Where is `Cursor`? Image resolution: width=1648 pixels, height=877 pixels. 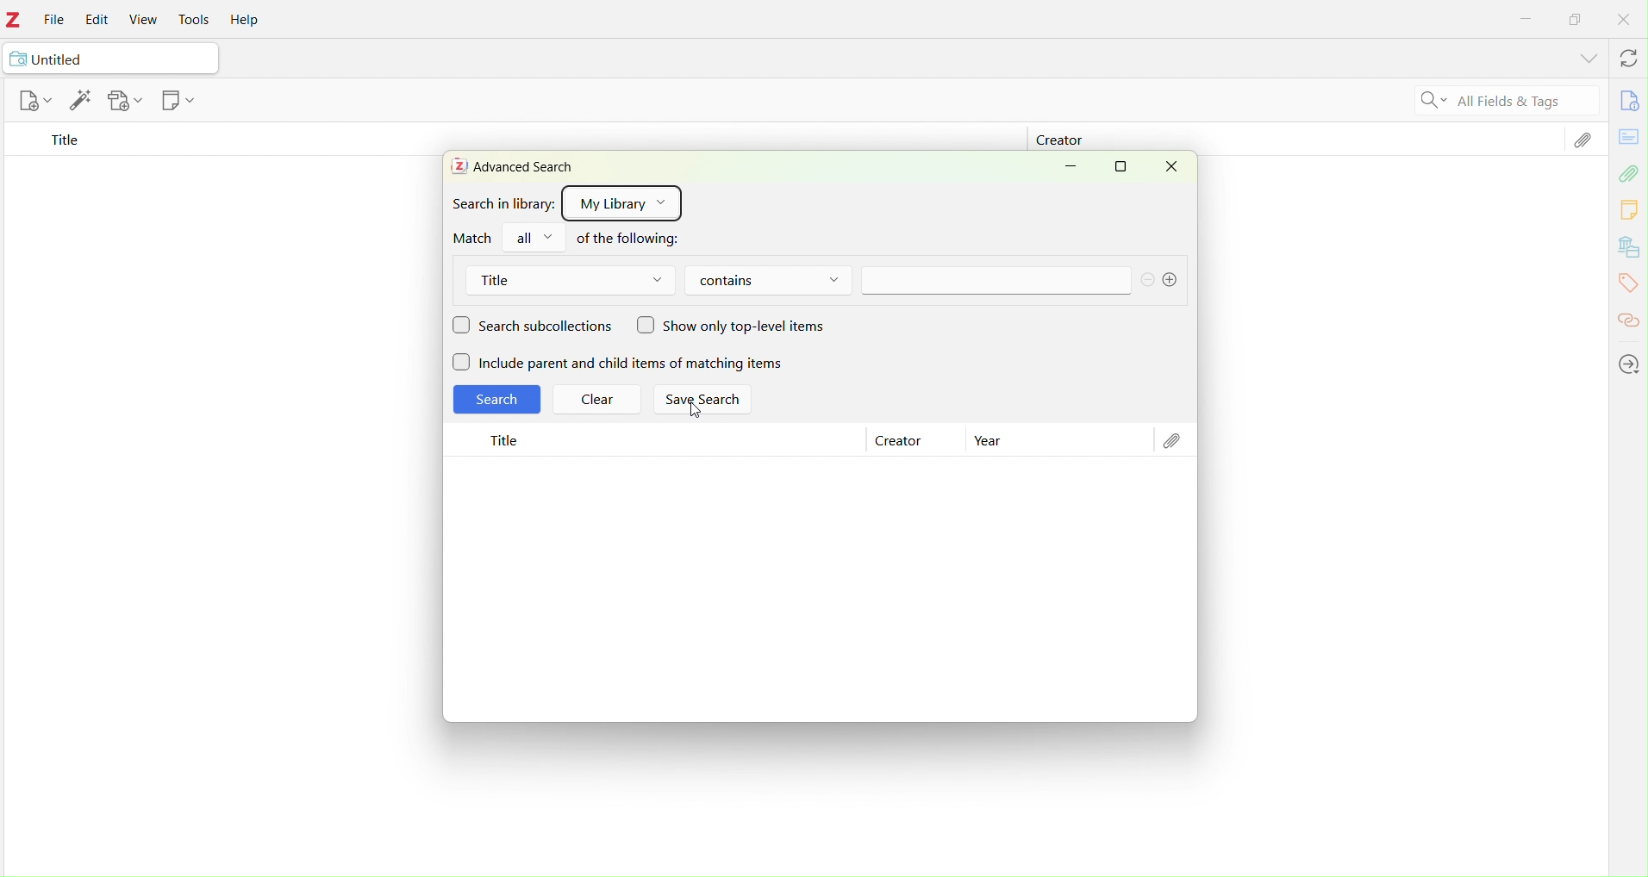
Cursor is located at coordinates (690, 415).